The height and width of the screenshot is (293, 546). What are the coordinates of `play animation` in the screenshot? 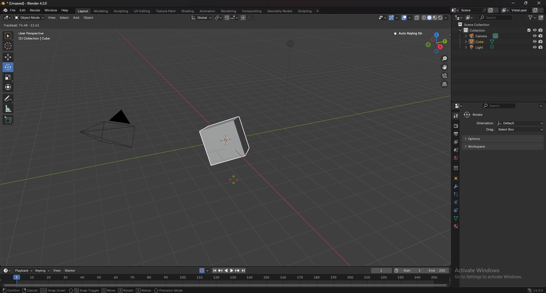 It's located at (229, 271).